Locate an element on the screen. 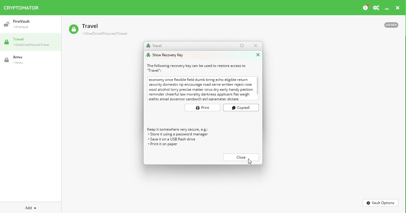  Recovery text information is located at coordinates (197, 68).